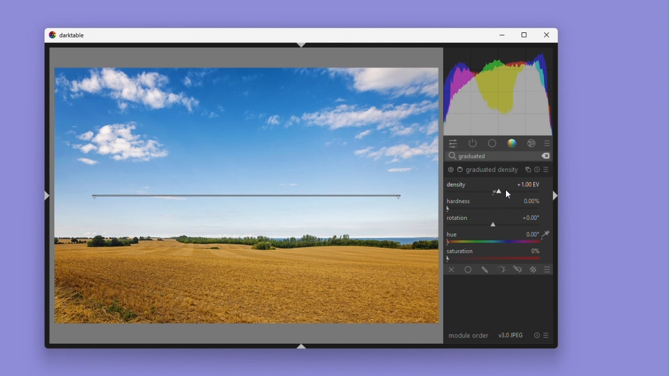  What do you see at coordinates (498, 209) in the screenshot?
I see `Rotation` at bounding box center [498, 209].